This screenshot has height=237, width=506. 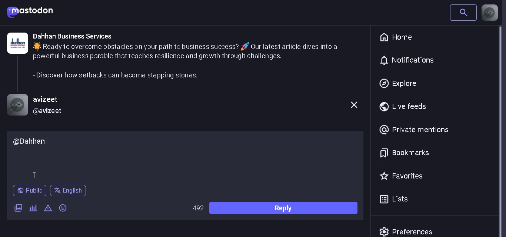 What do you see at coordinates (463, 13) in the screenshot?
I see `search` at bounding box center [463, 13].